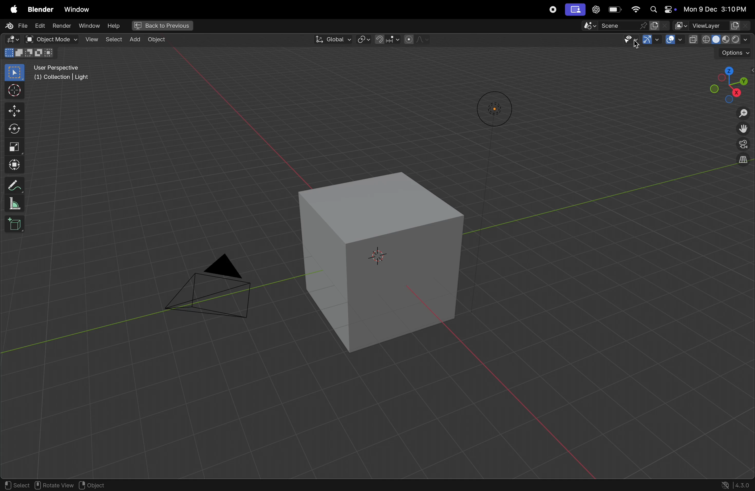 The image size is (755, 491). Describe the element at coordinates (634, 10) in the screenshot. I see `wifi` at that location.